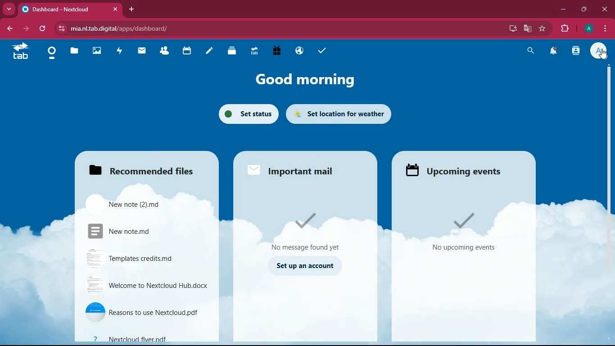 This screenshot has height=346, width=615. Describe the element at coordinates (298, 50) in the screenshot. I see `public` at that location.